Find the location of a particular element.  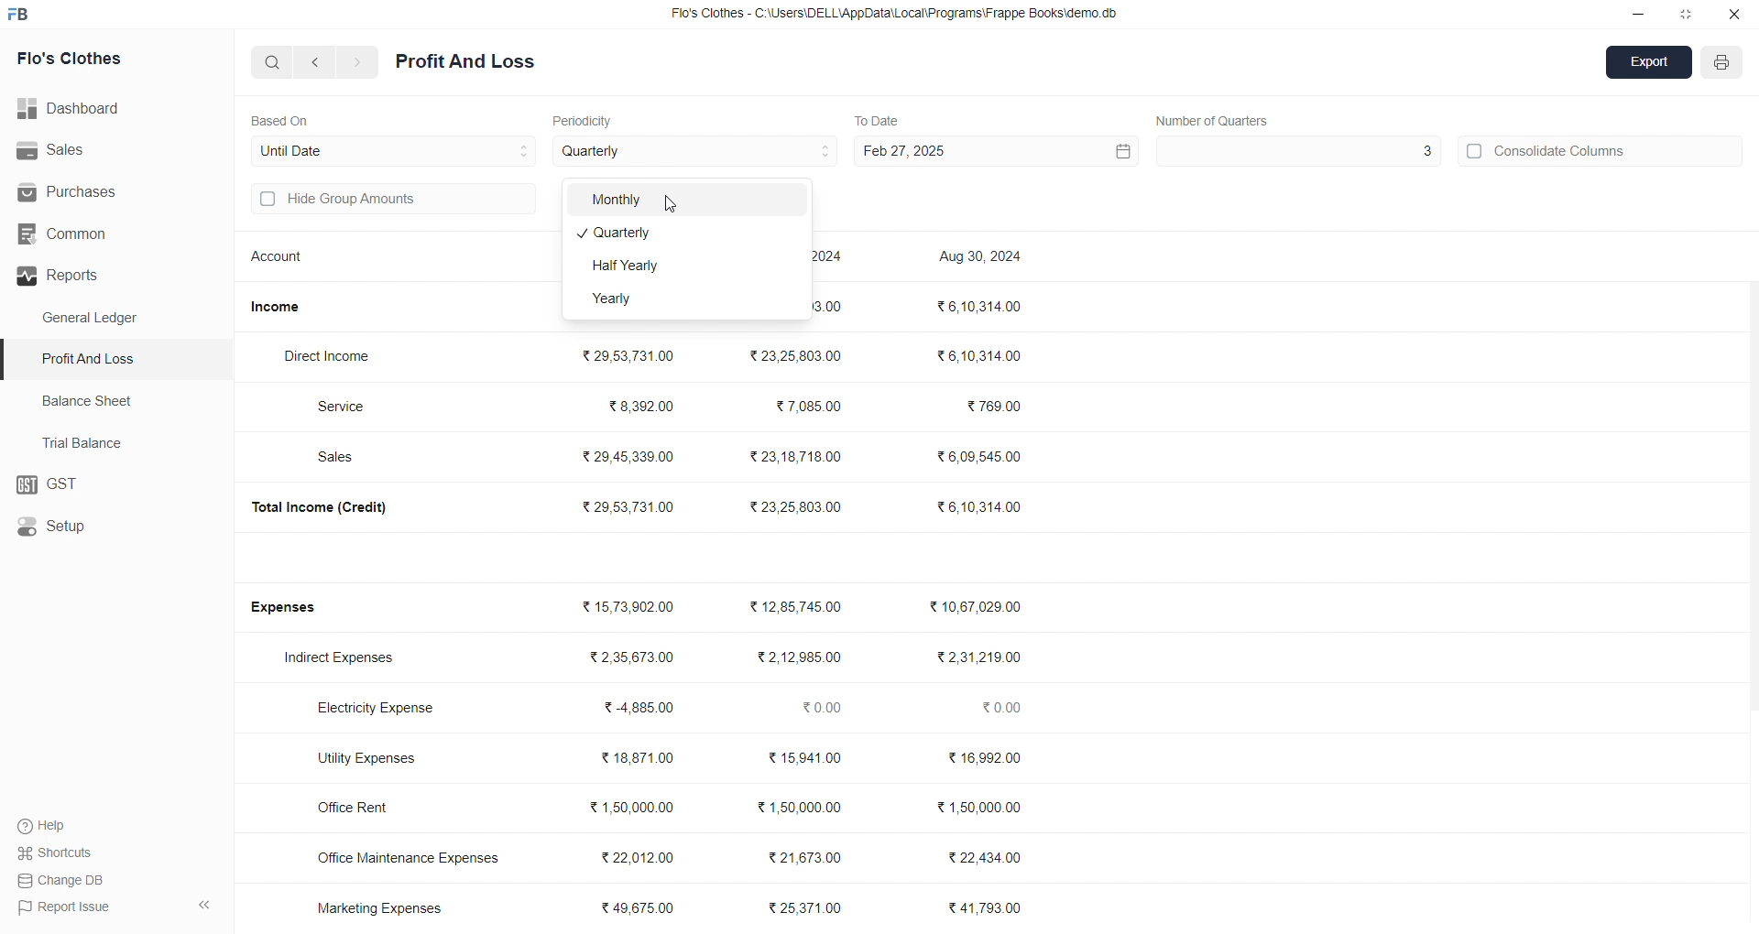

search is located at coordinates (273, 61).